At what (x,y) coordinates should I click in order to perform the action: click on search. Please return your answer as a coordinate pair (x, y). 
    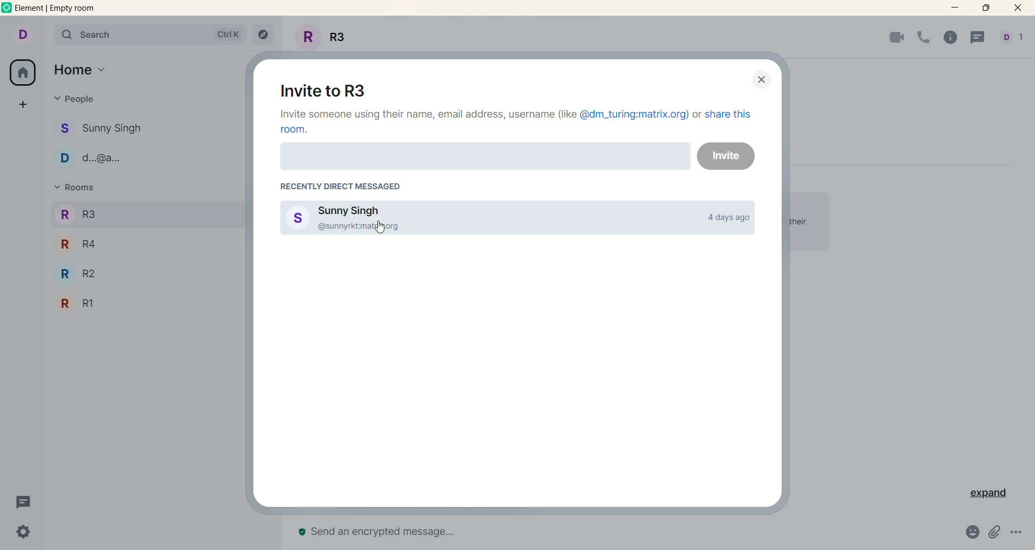
    Looking at the image, I should click on (148, 34).